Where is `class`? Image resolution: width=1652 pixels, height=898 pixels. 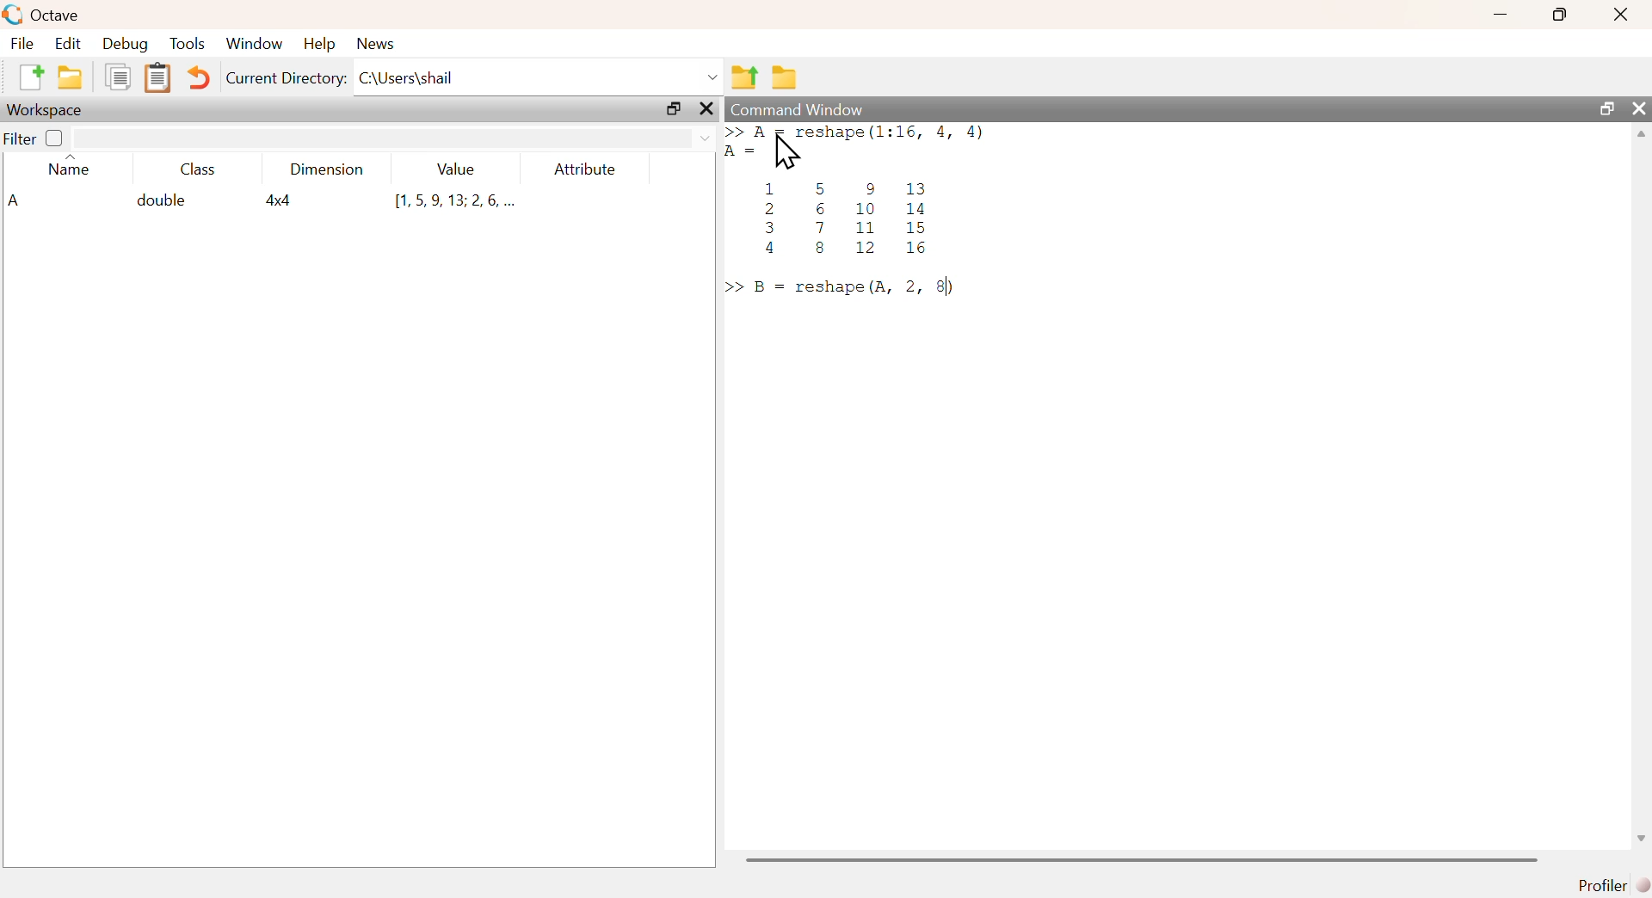 class is located at coordinates (199, 170).